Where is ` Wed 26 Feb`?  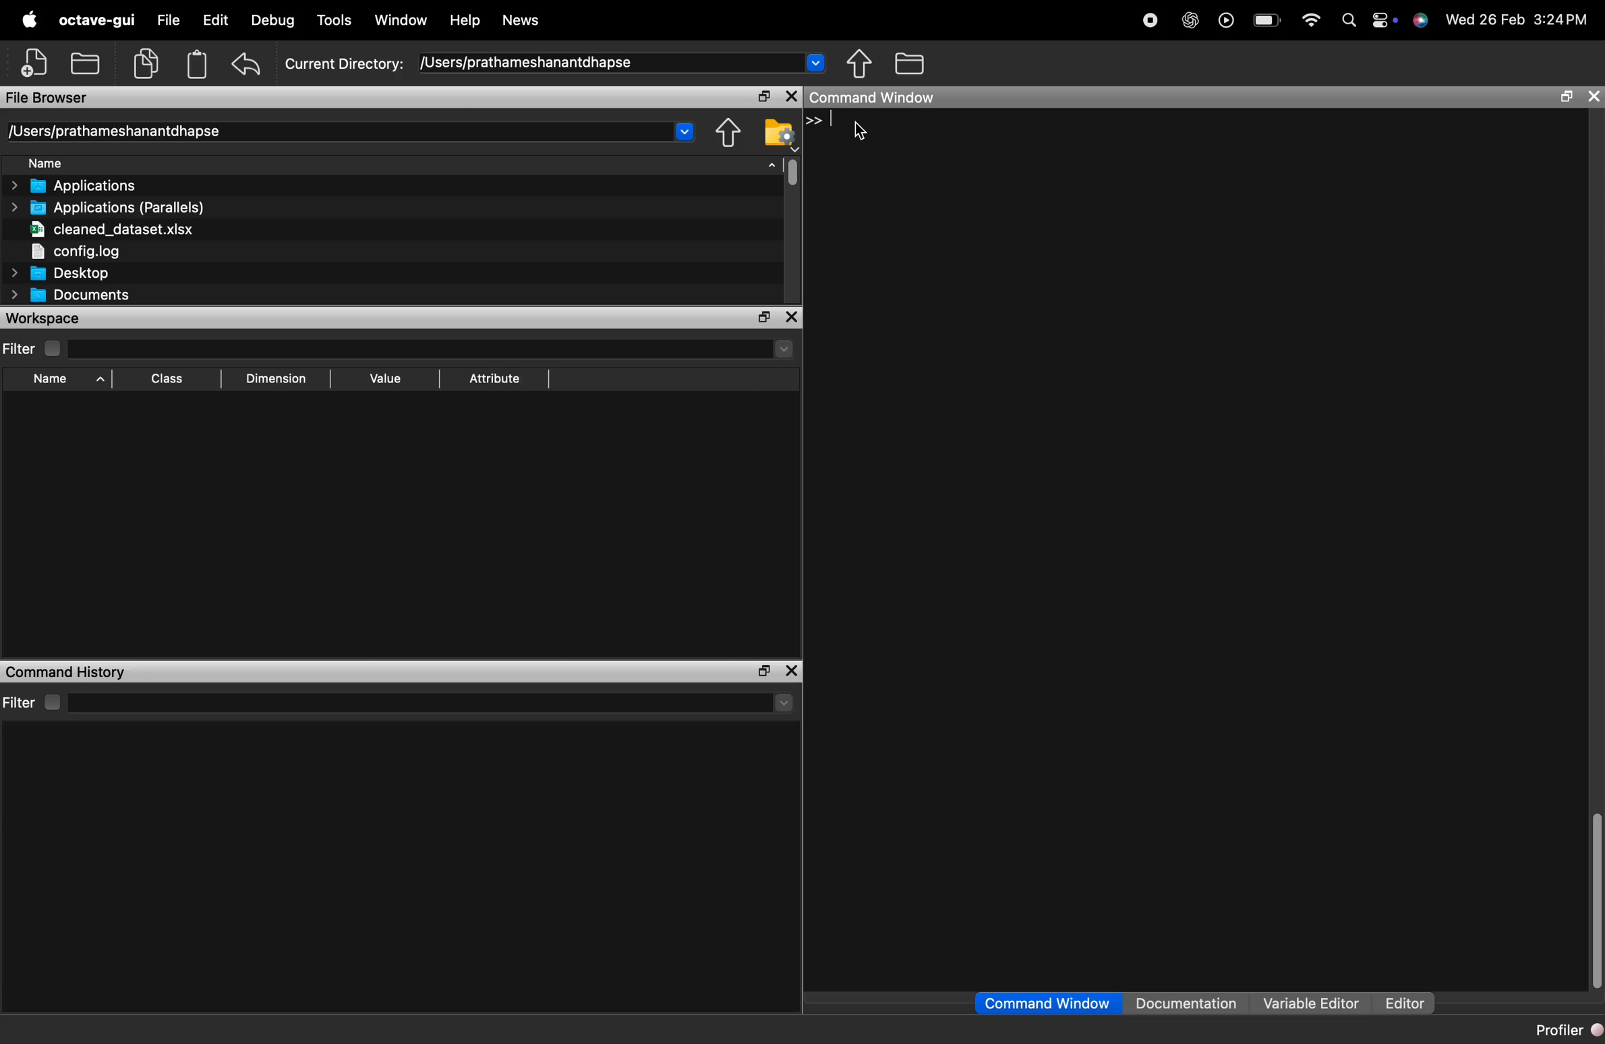
 Wed 26 Feb is located at coordinates (1482, 19).